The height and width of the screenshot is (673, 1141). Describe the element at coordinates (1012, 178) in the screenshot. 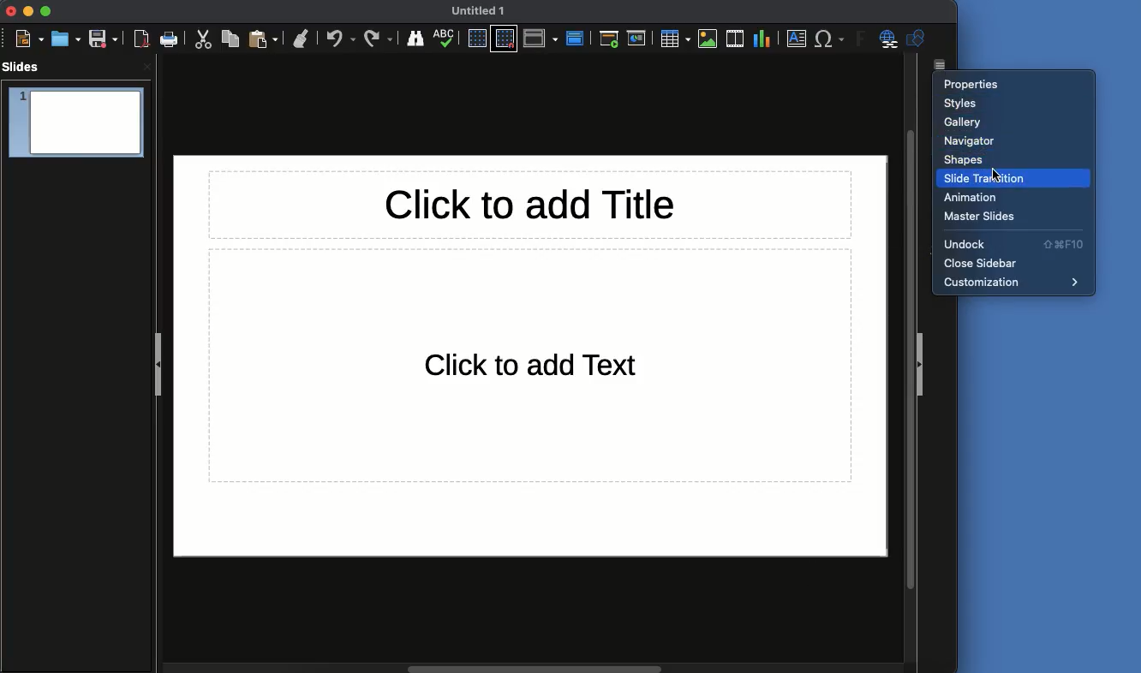

I see `Slide tradition` at that location.